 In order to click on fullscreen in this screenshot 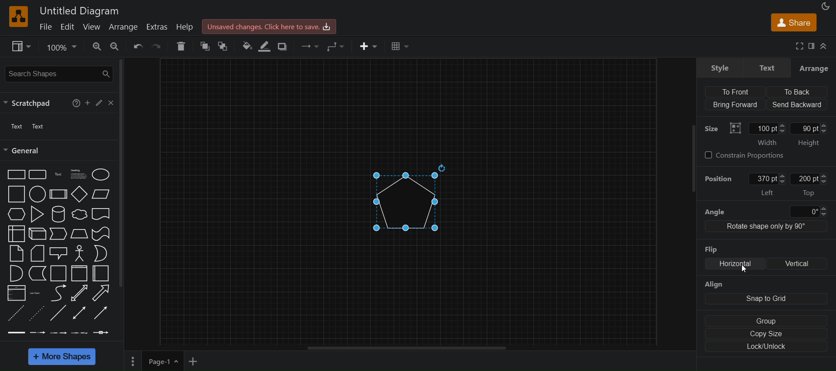, I will do `click(800, 46)`.